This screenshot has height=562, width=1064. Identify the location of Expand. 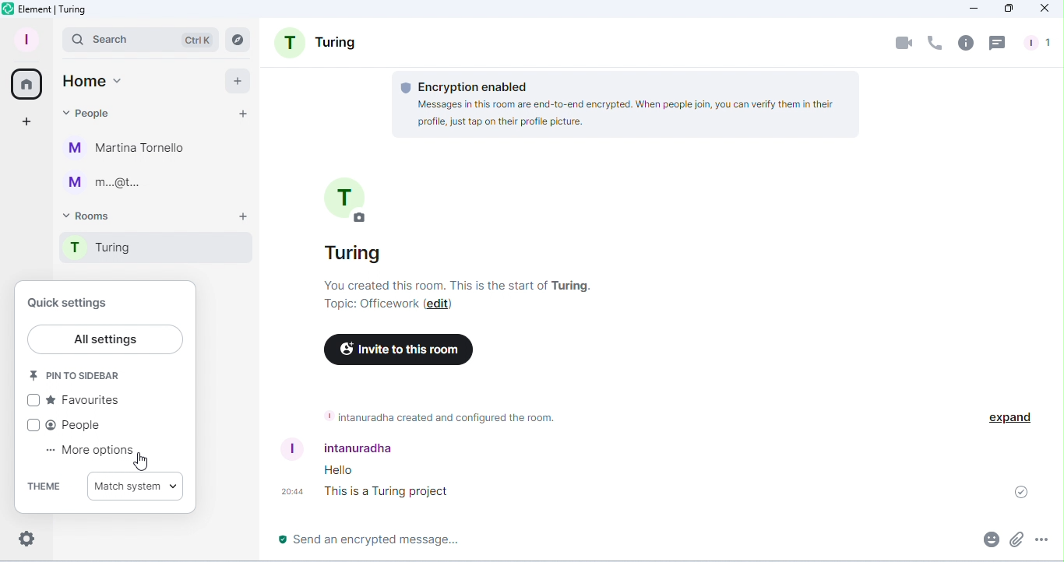
(1009, 417).